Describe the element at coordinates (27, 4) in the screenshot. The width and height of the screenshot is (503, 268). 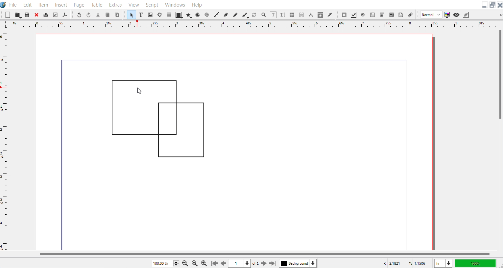
I see `Edit` at that location.